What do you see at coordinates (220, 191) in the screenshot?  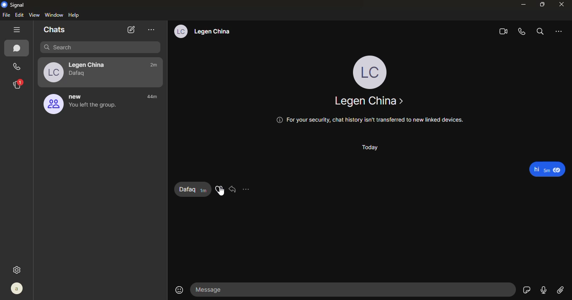 I see `react` at bounding box center [220, 191].